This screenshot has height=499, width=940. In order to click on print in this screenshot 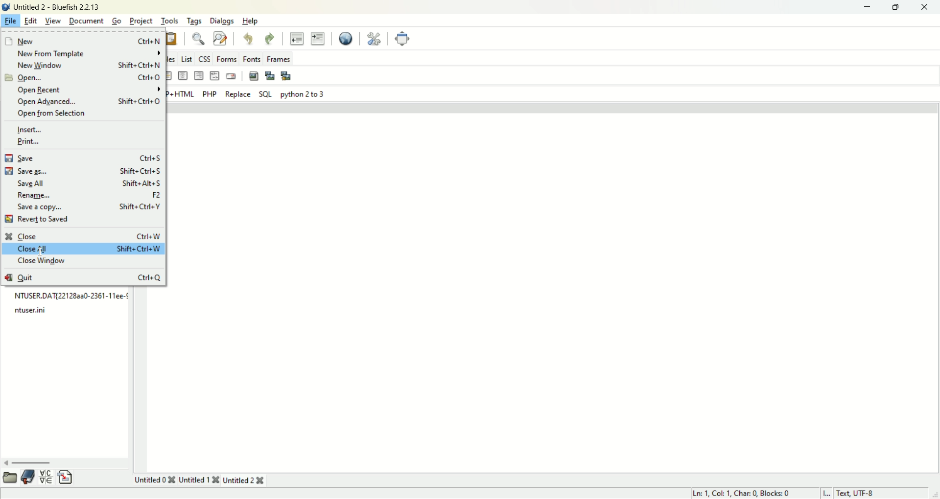, I will do `click(29, 141)`.